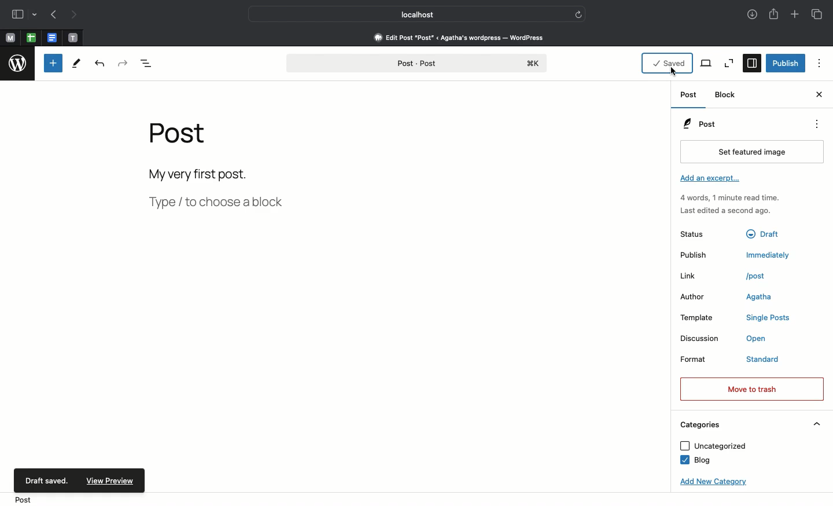 The image size is (833, 506). I want to click on View, so click(706, 63).